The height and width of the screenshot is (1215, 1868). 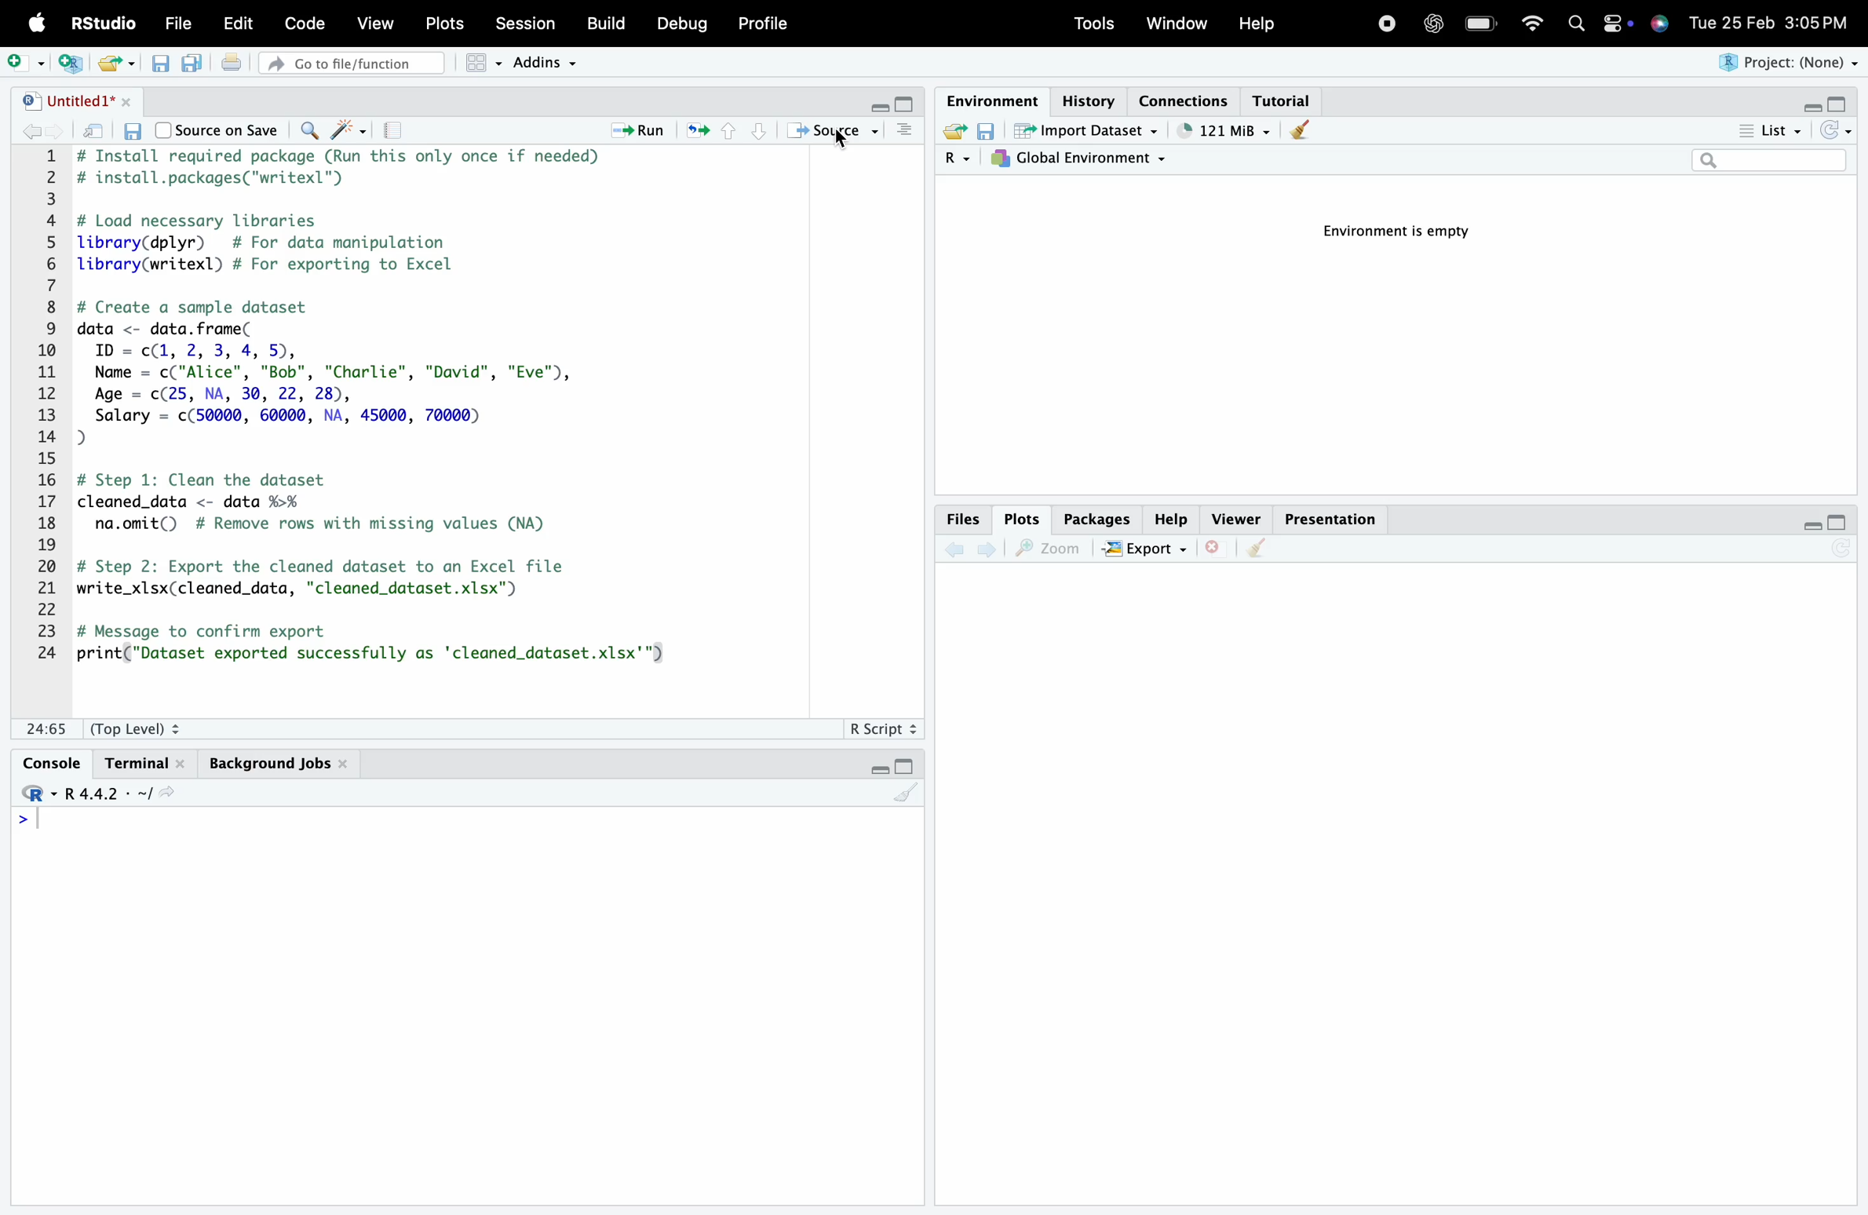 I want to click on Minimize, so click(x=1814, y=524).